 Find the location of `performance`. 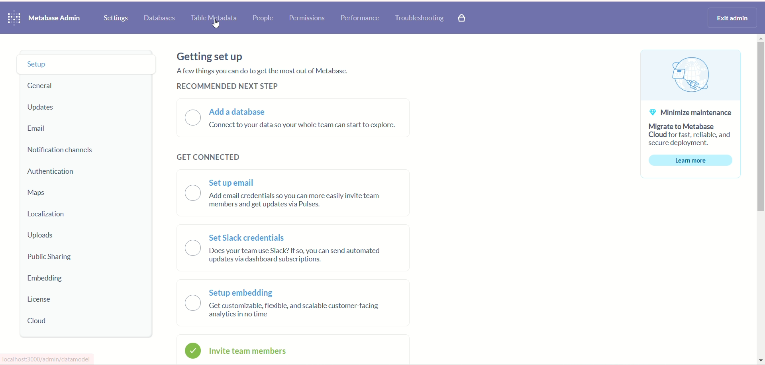

performance is located at coordinates (362, 18).